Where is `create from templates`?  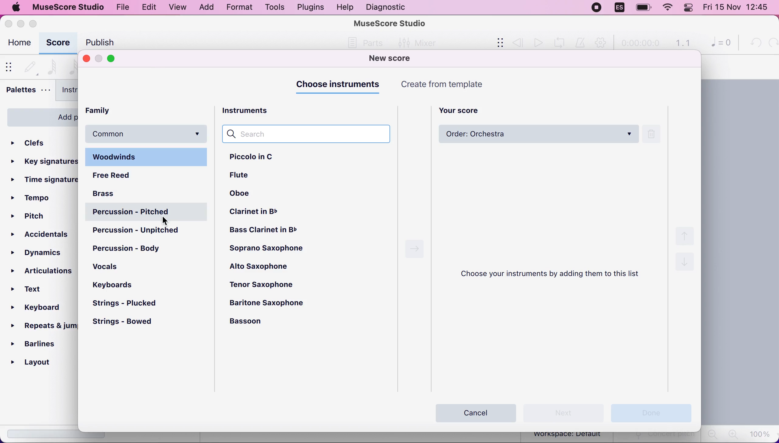 create from templates is located at coordinates (456, 84).